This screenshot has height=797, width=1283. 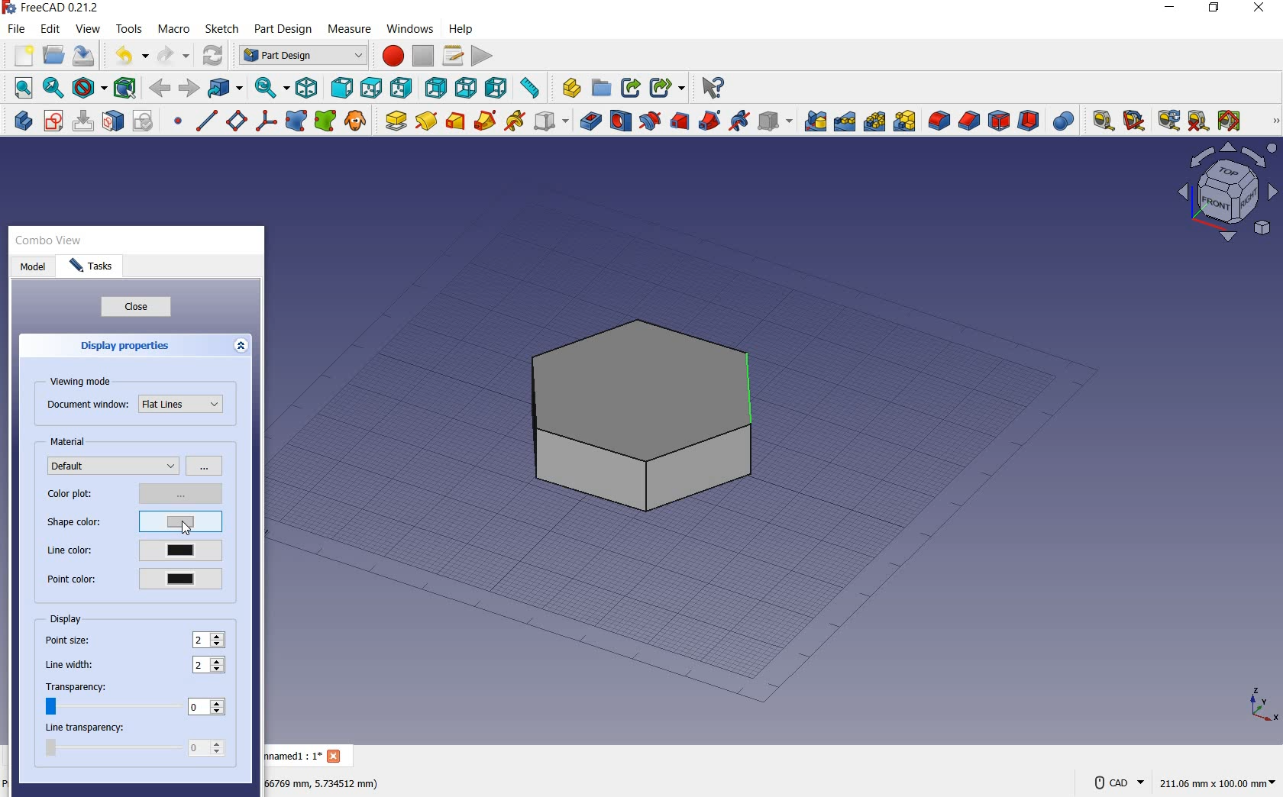 What do you see at coordinates (302, 56) in the screenshot?
I see `Part Design (switch between workbenches)` at bounding box center [302, 56].